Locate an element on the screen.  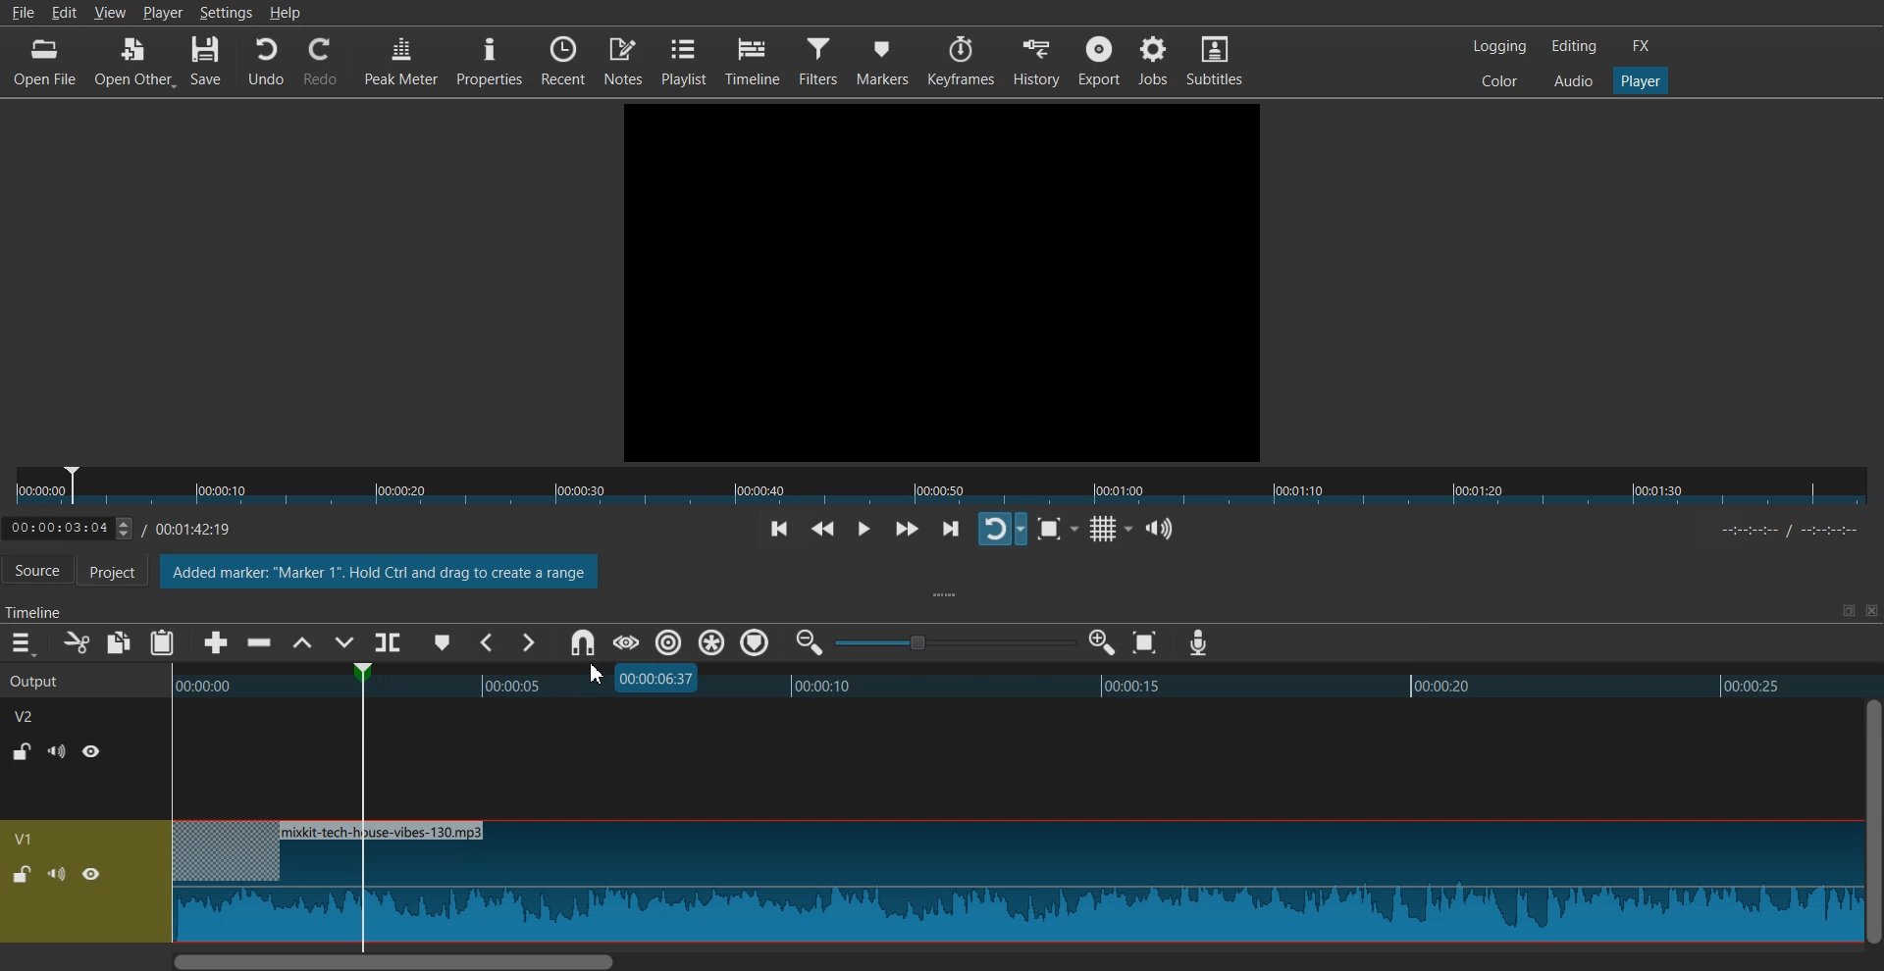
Cut is located at coordinates (77, 642).